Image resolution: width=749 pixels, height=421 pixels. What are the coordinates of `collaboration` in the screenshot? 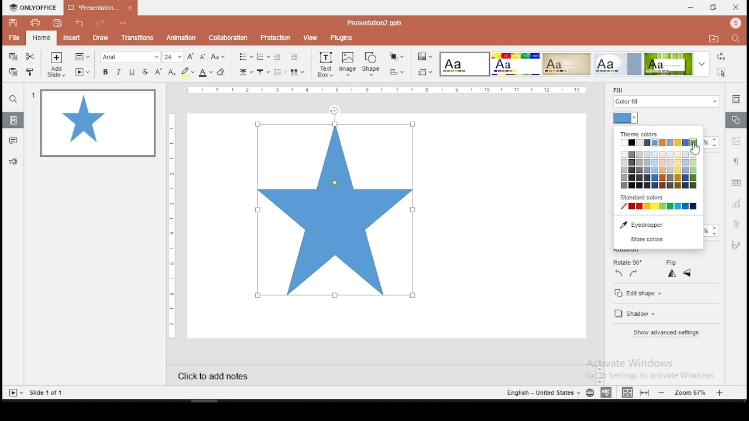 It's located at (228, 37).